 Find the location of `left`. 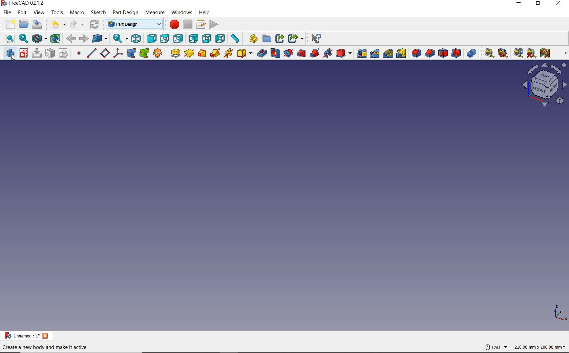

left is located at coordinates (220, 38).